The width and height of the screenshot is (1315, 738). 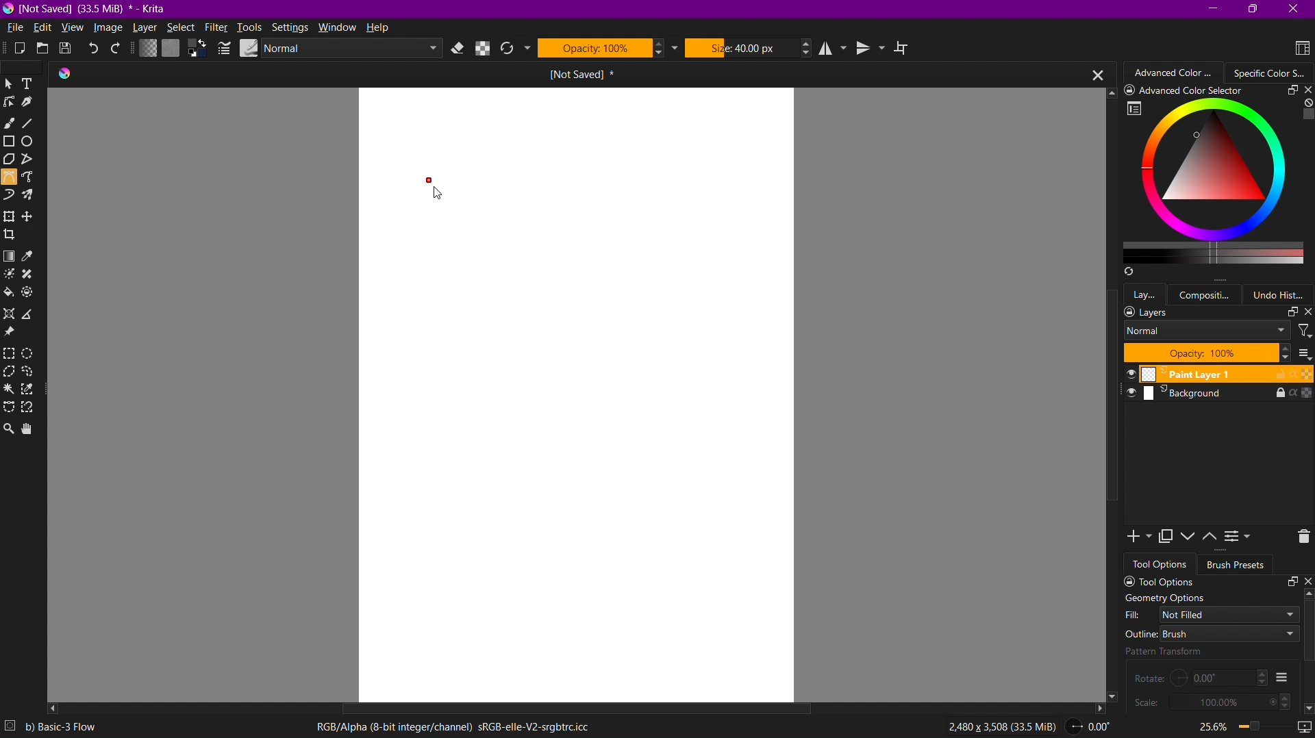 What do you see at coordinates (1213, 396) in the screenshot?
I see `Background ` at bounding box center [1213, 396].